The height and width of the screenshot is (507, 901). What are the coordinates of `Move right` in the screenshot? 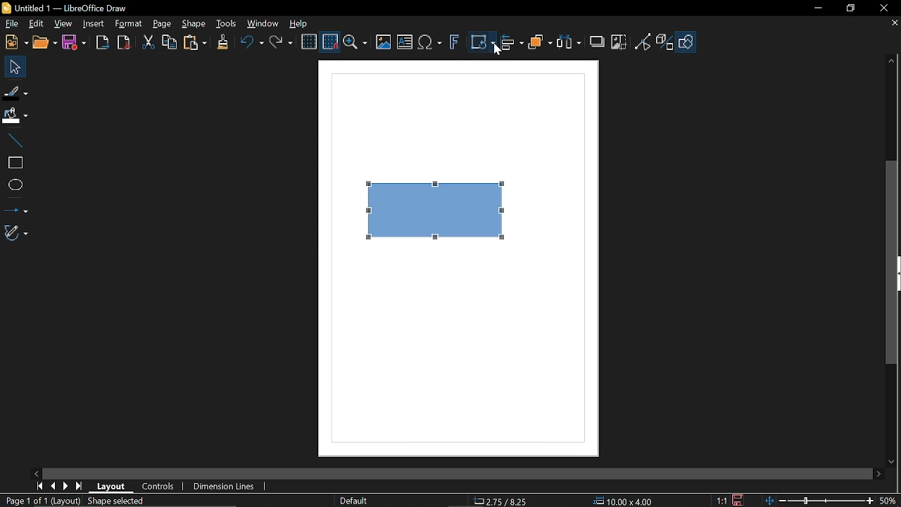 It's located at (880, 475).